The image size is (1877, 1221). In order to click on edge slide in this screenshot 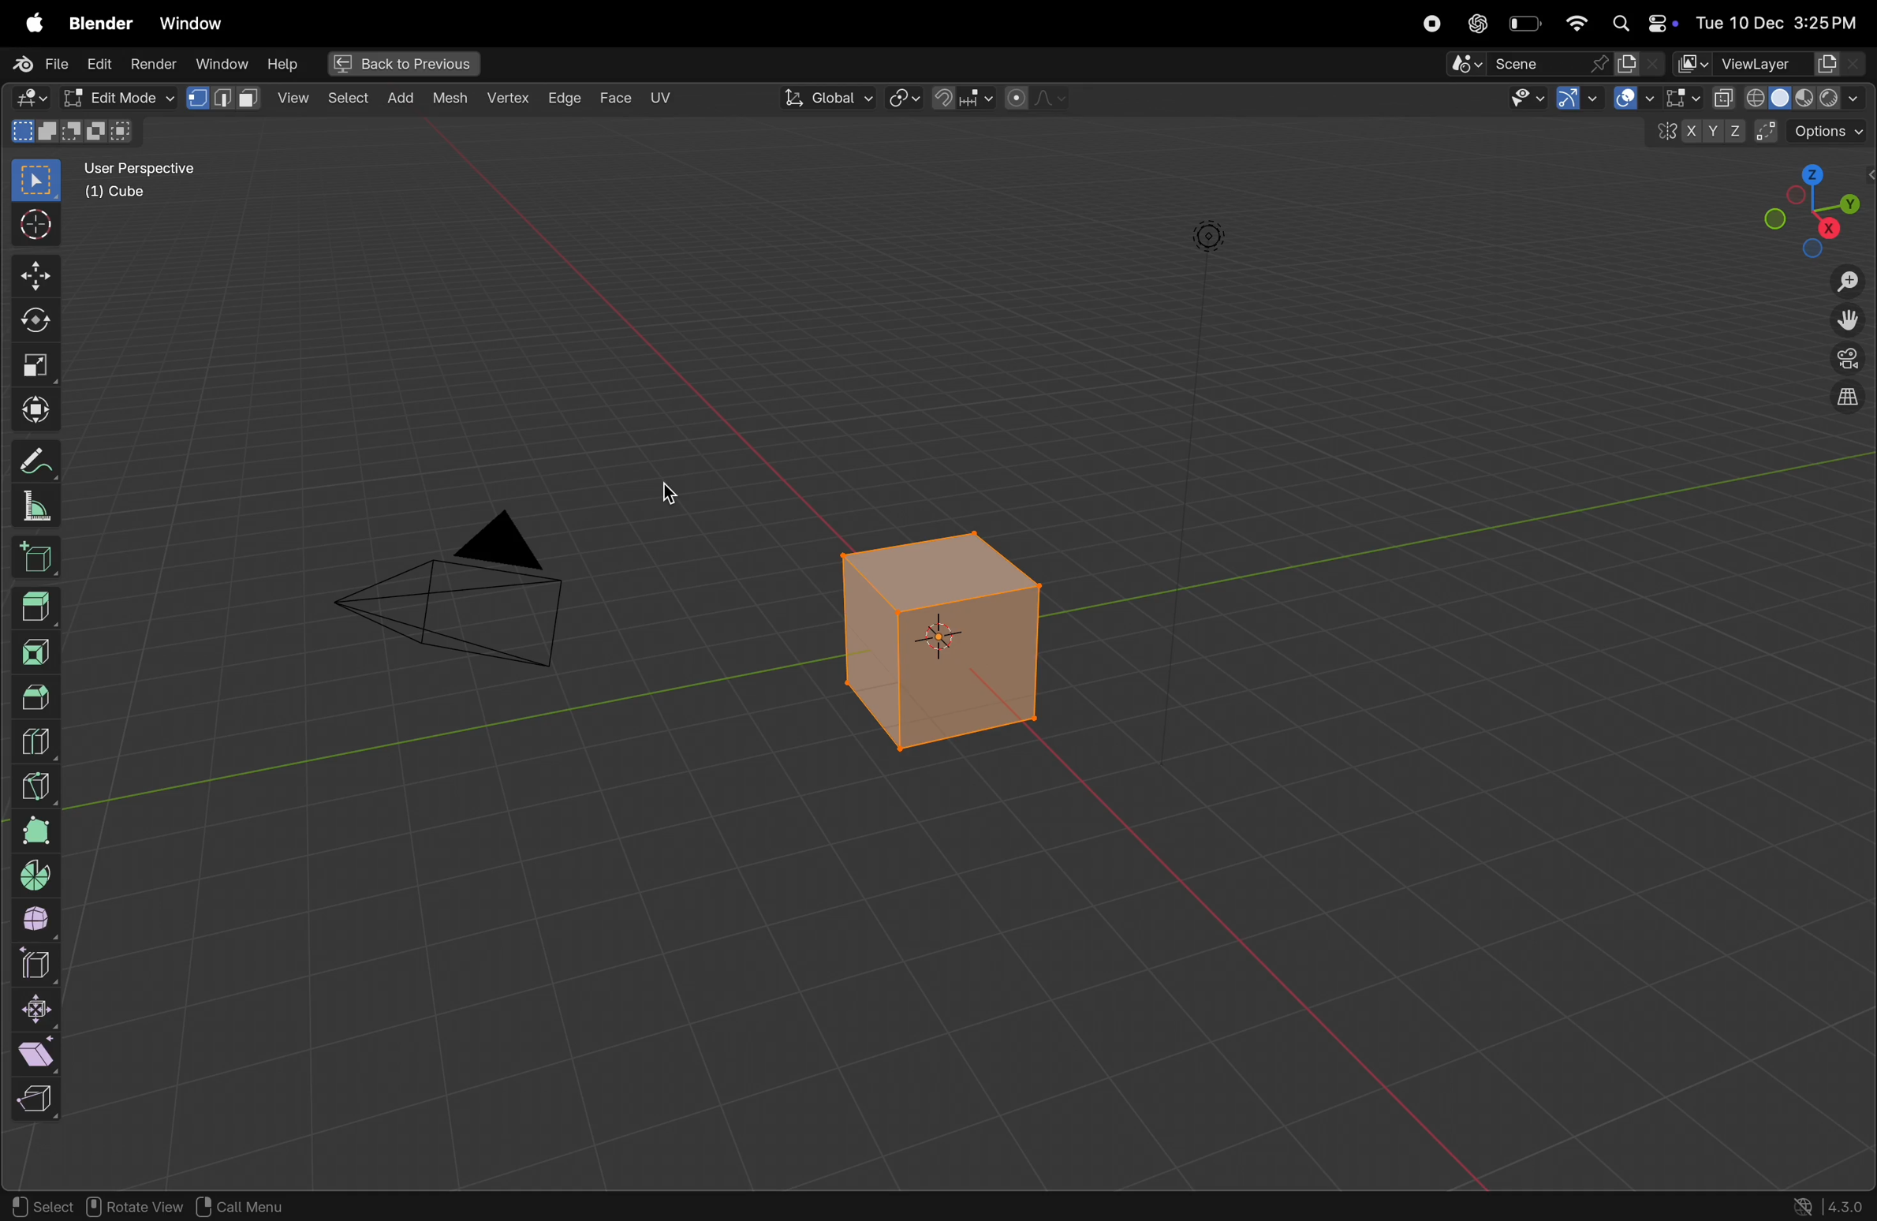, I will do `click(39, 965)`.